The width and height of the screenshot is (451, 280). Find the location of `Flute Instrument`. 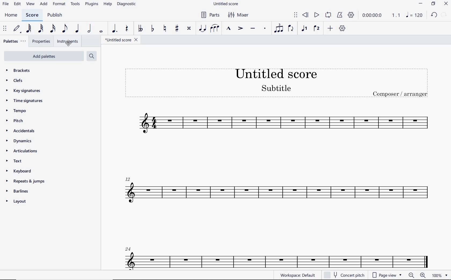

Flute Instrument is located at coordinates (274, 191).